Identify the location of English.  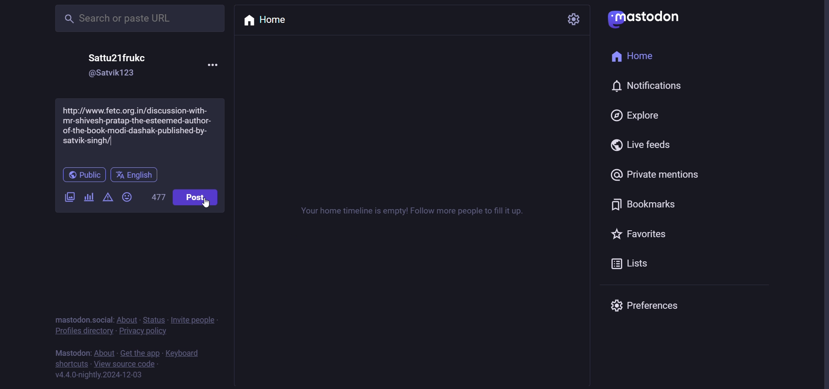
(135, 175).